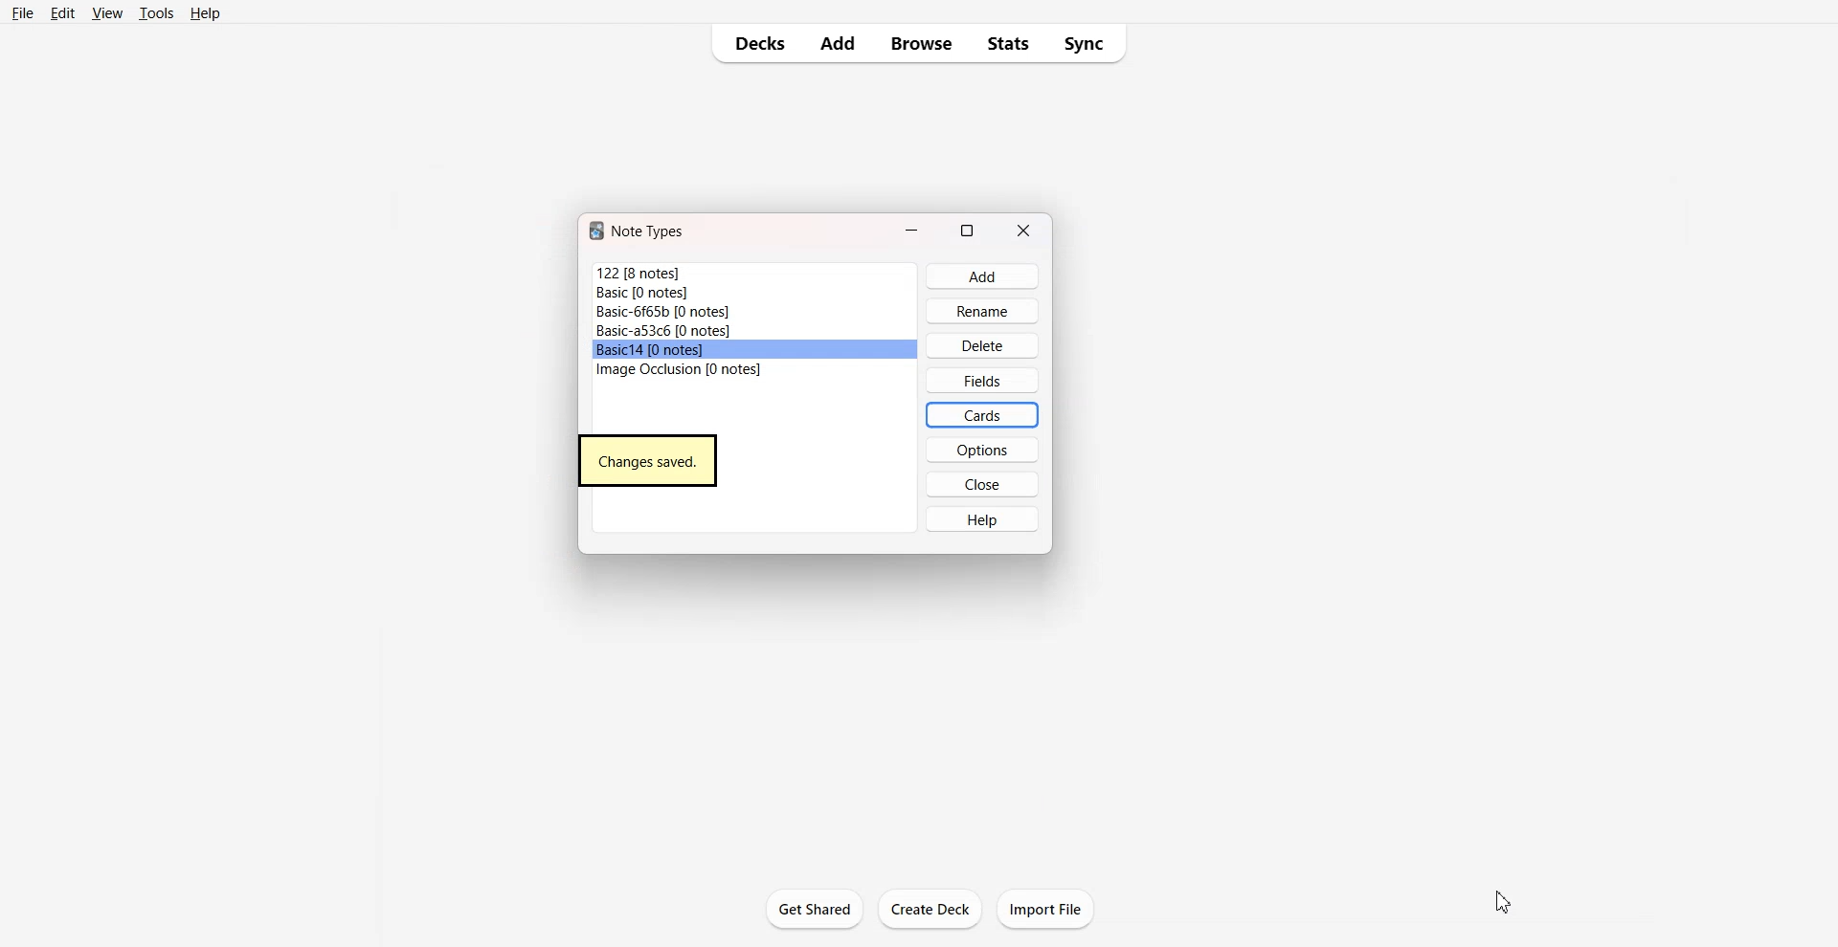 The height and width of the screenshot is (947, 1838). I want to click on Create Deck, so click(930, 909).